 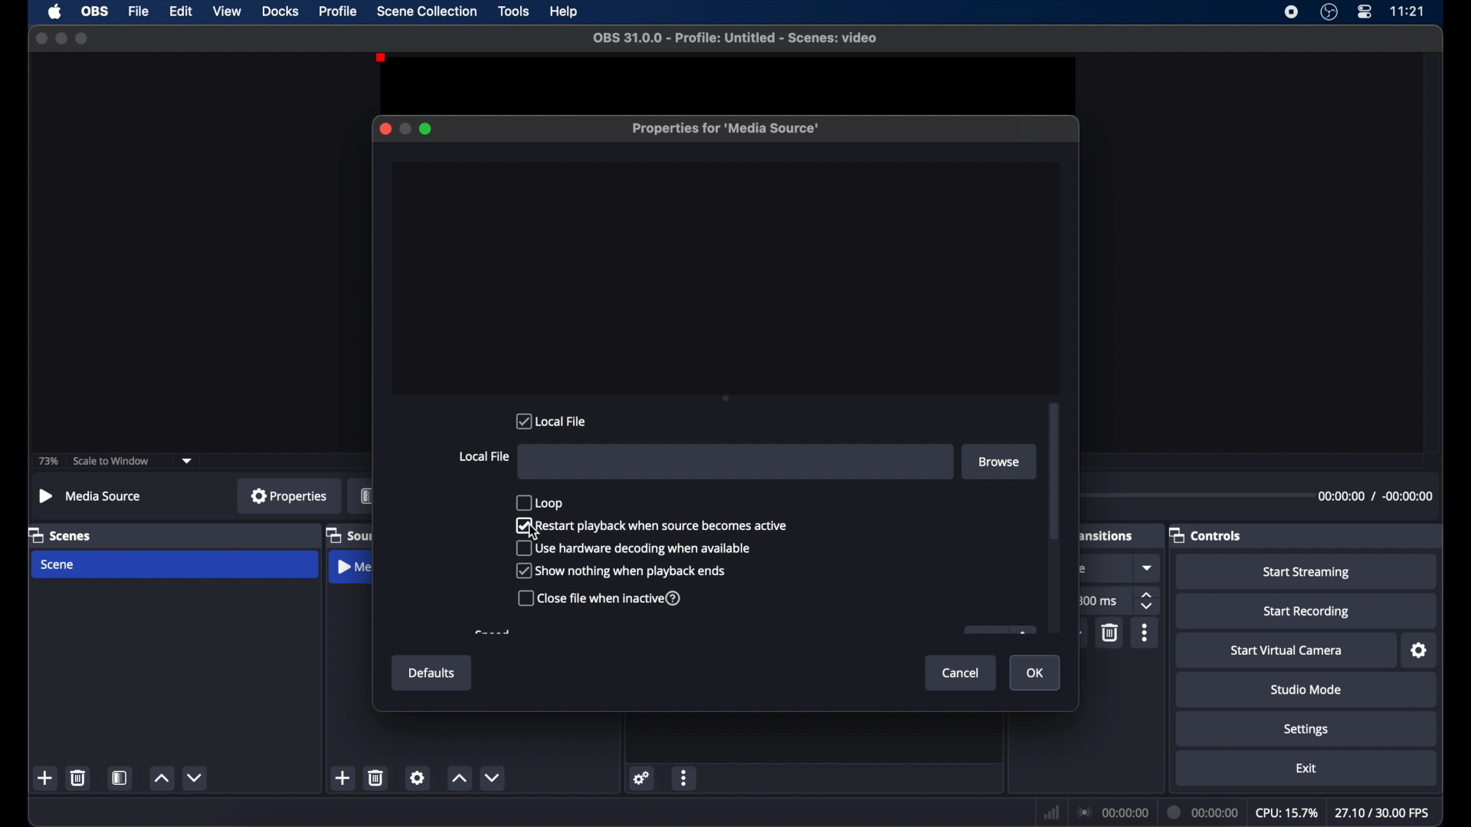 What do you see at coordinates (1206, 534) in the screenshot?
I see `controls` at bounding box center [1206, 534].